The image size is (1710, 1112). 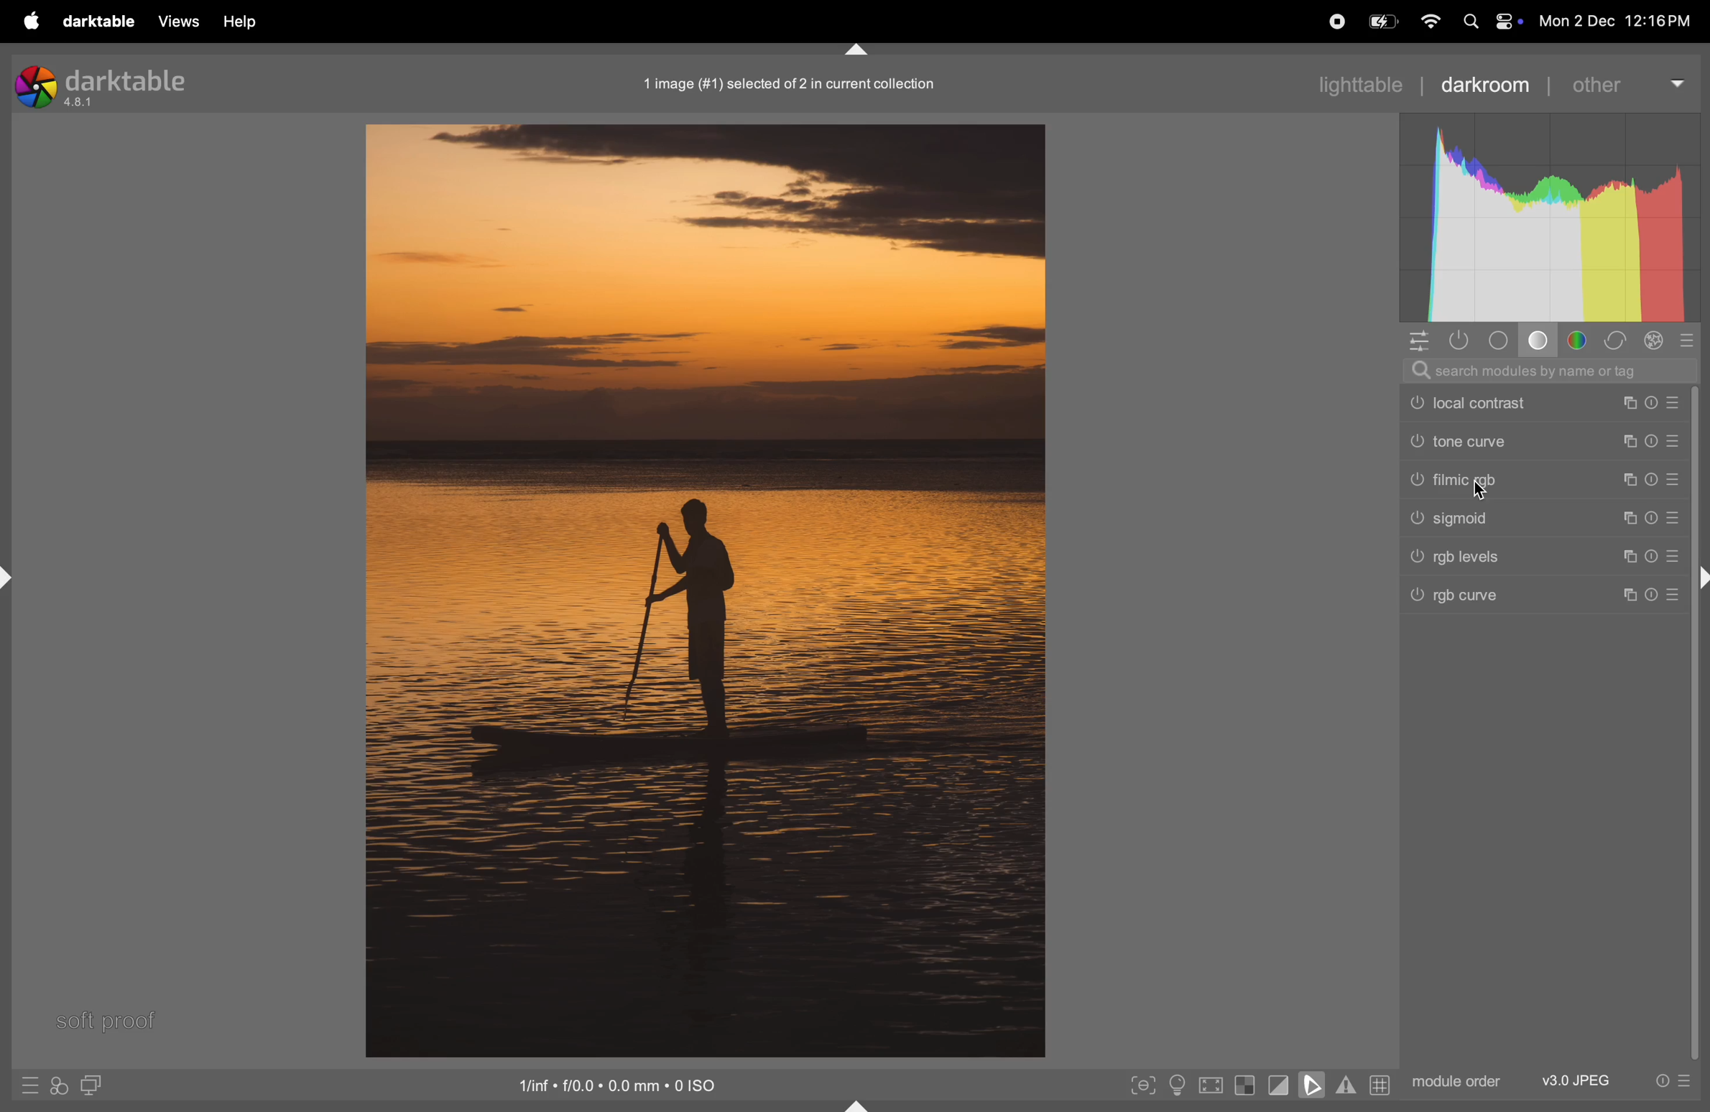 What do you see at coordinates (1549, 479) in the screenshot?
I see `filmic rgb` at bounding box center [1549, 479].